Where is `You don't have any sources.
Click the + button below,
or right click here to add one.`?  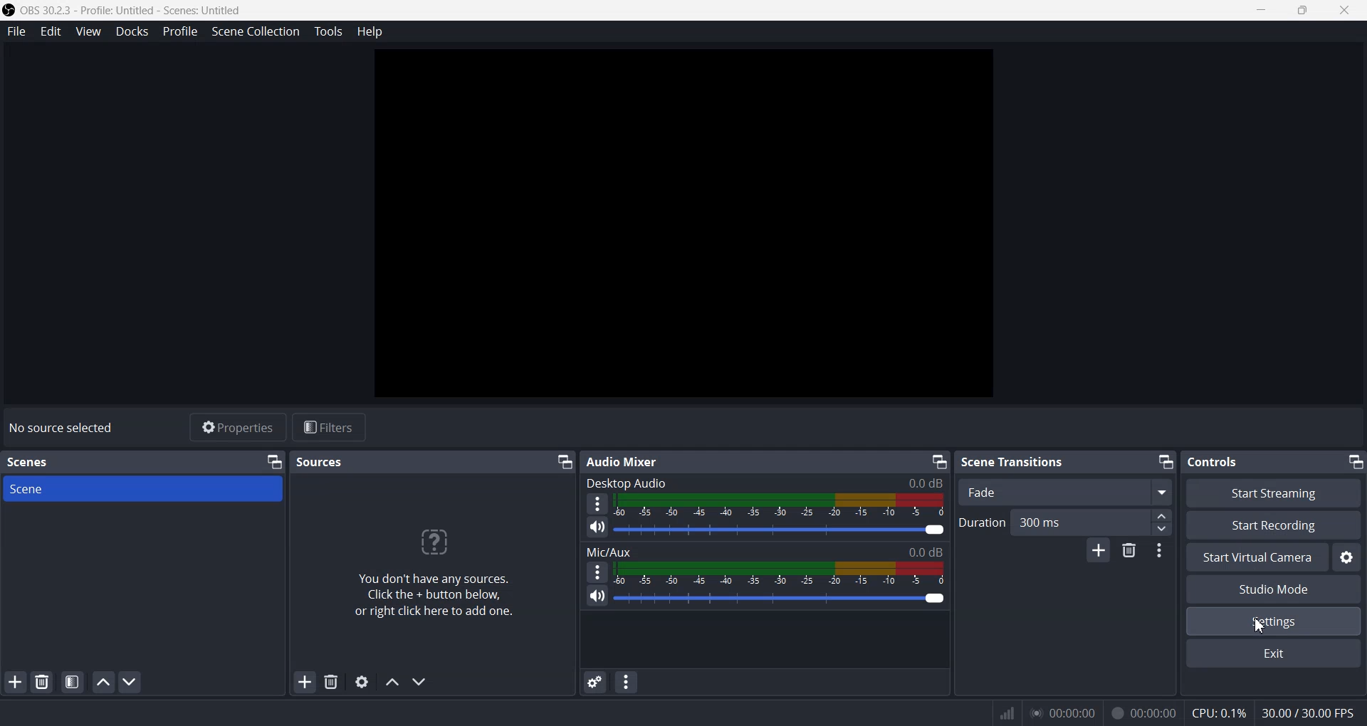 You don't have any sources.
Click the + button below,
or right click here to add one. is located at coordinates (426, 578).